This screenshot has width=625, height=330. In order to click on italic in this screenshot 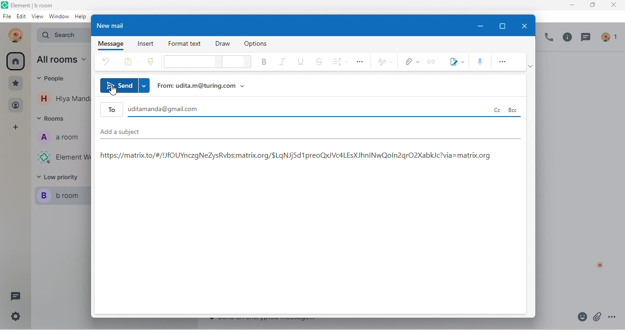, I will do `click(282, 63)`.